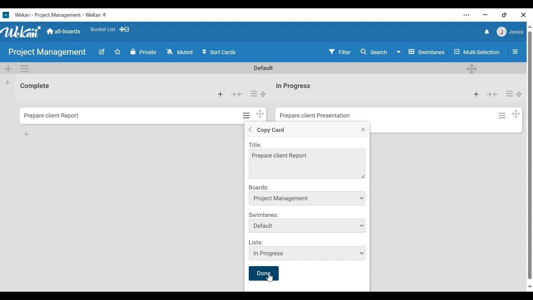  I want to click on List Title, so click(37, 86).